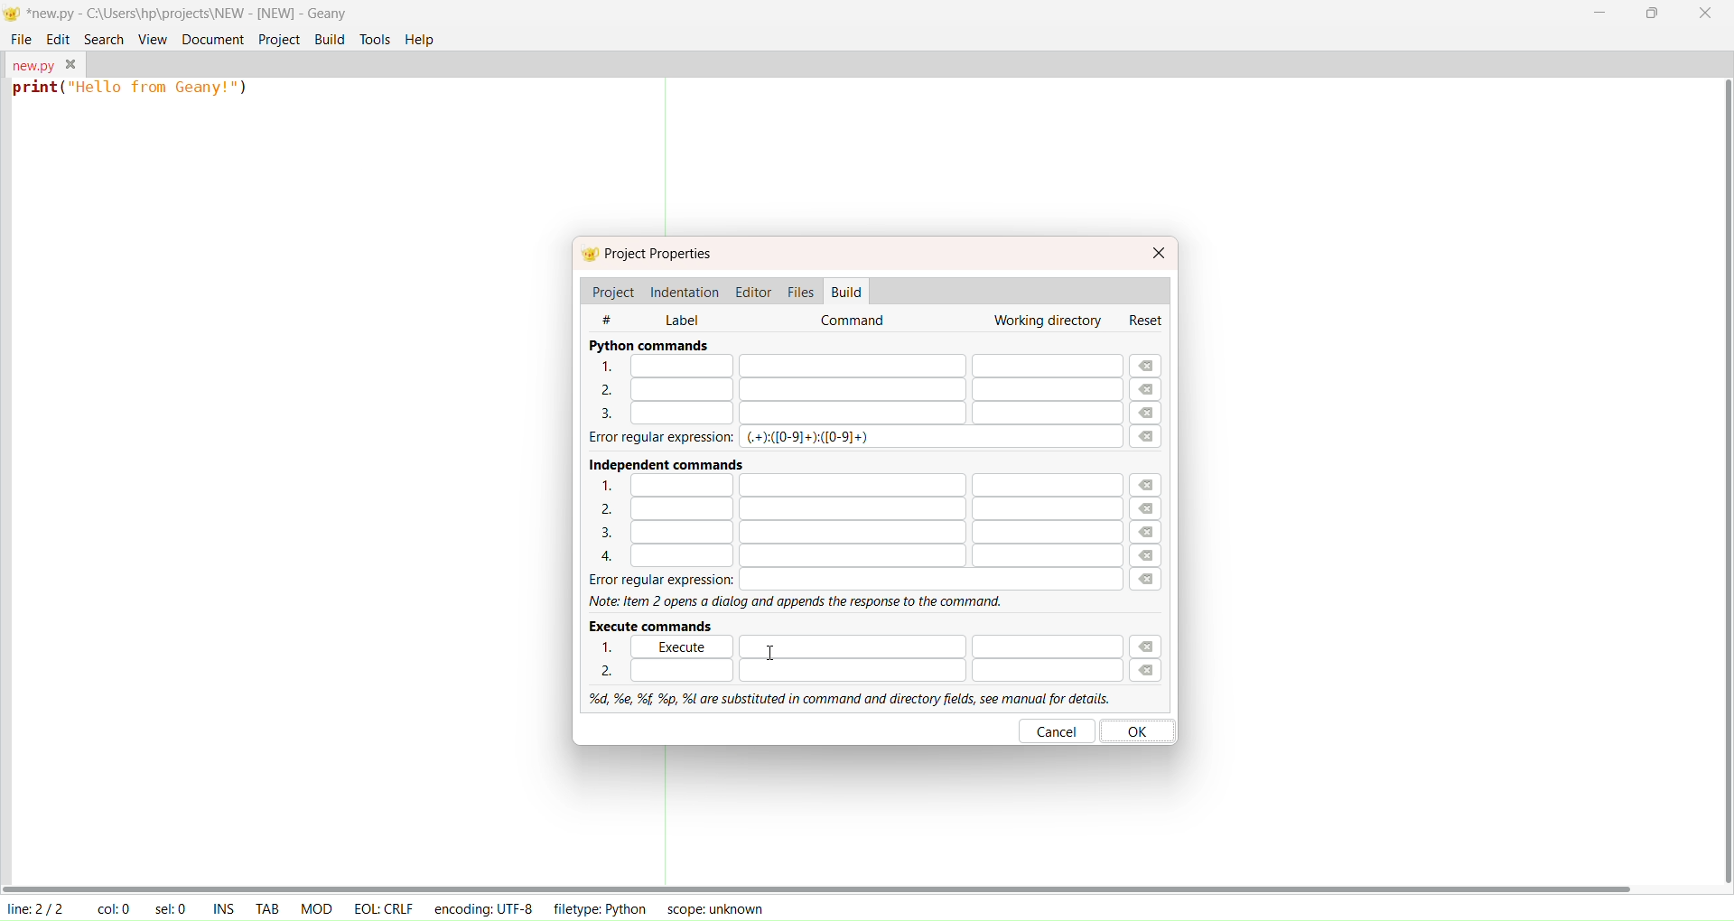 Image resolution: width=1734 pixels, height=921 pixels. What do you see at coordinates (22, 39) in the screenshot?
I see `file` at bounding box center [22, 39].